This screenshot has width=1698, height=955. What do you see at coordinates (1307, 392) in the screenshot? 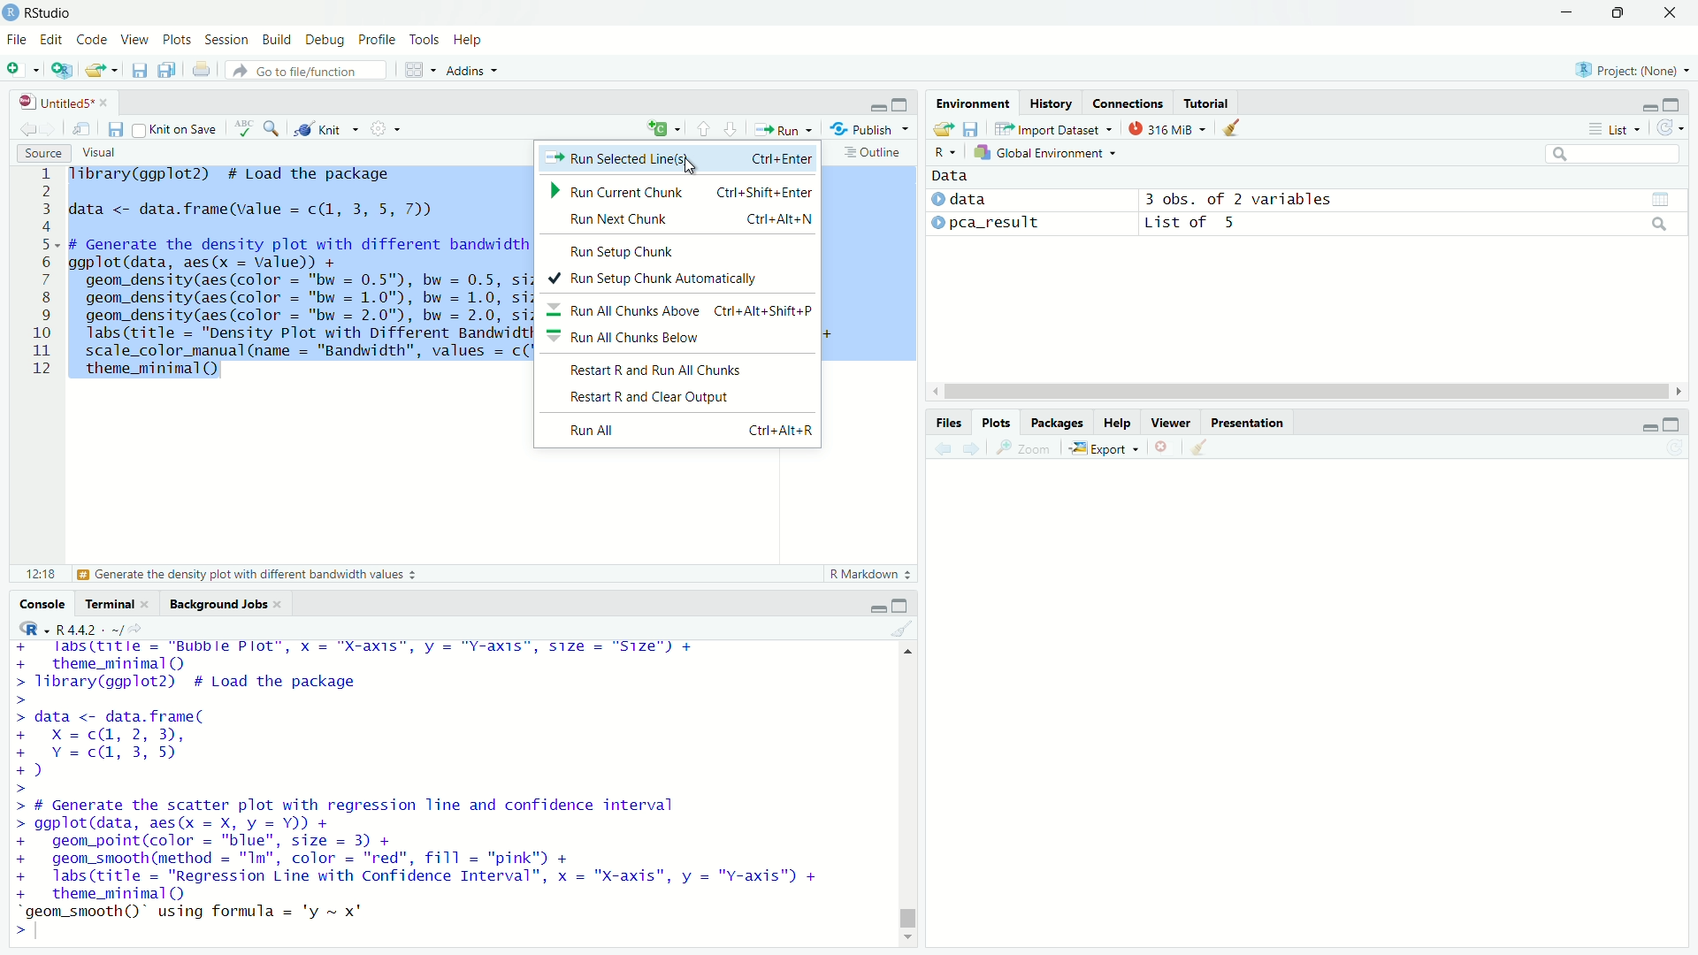
I see `horizontal scroll bar` at bounding box center [1307, 392].